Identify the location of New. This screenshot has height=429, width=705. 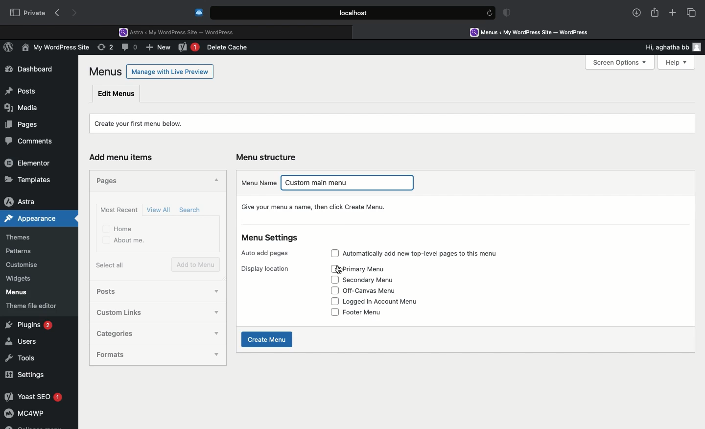
(160, 48).